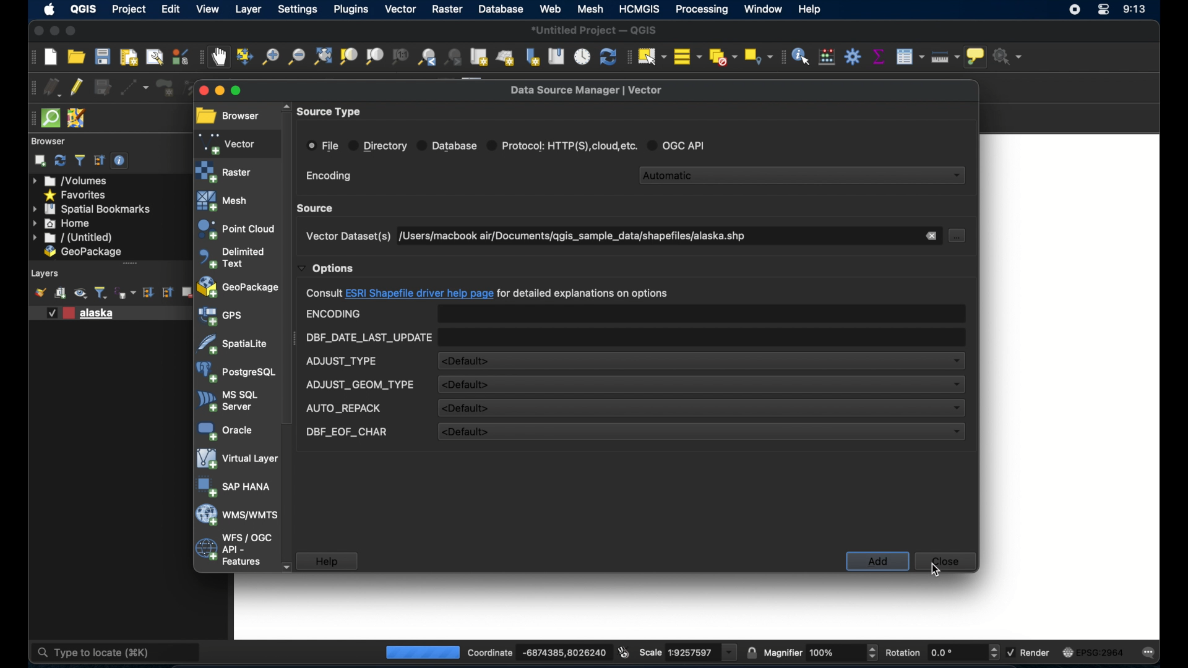 The image size is (1188, 668). What do you see at coordinates (225, 171) in the screenshot?
I see `raster` at bounding box center [225, 171].